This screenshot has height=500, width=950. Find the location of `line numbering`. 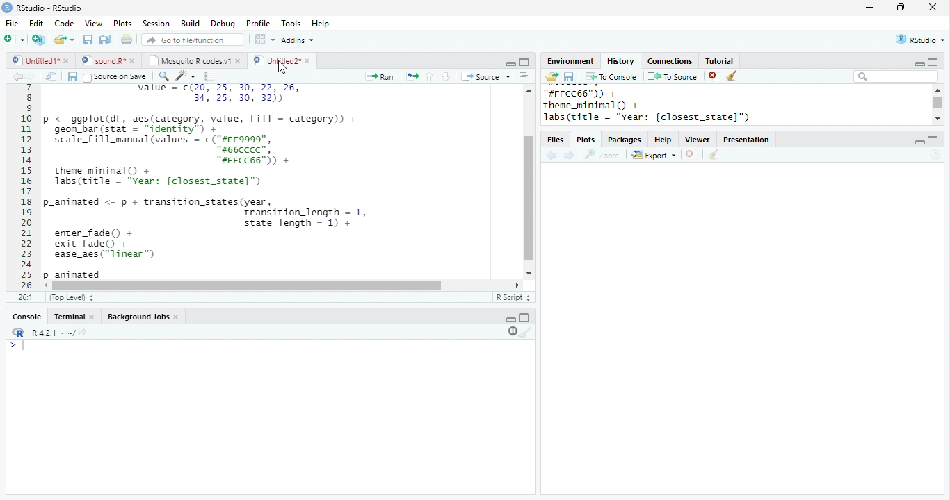

line numbering is located at coordinates (26, 188).